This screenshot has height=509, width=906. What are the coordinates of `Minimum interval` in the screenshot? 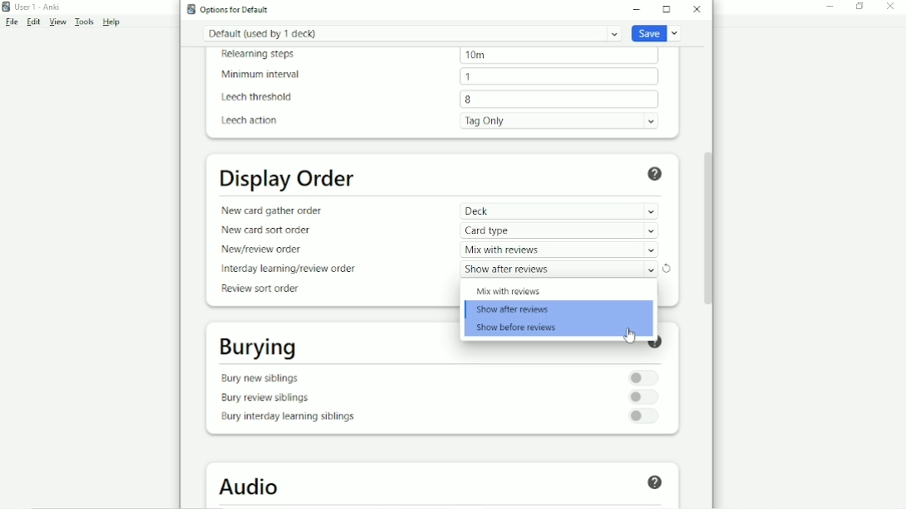 It's located at (260, 75).